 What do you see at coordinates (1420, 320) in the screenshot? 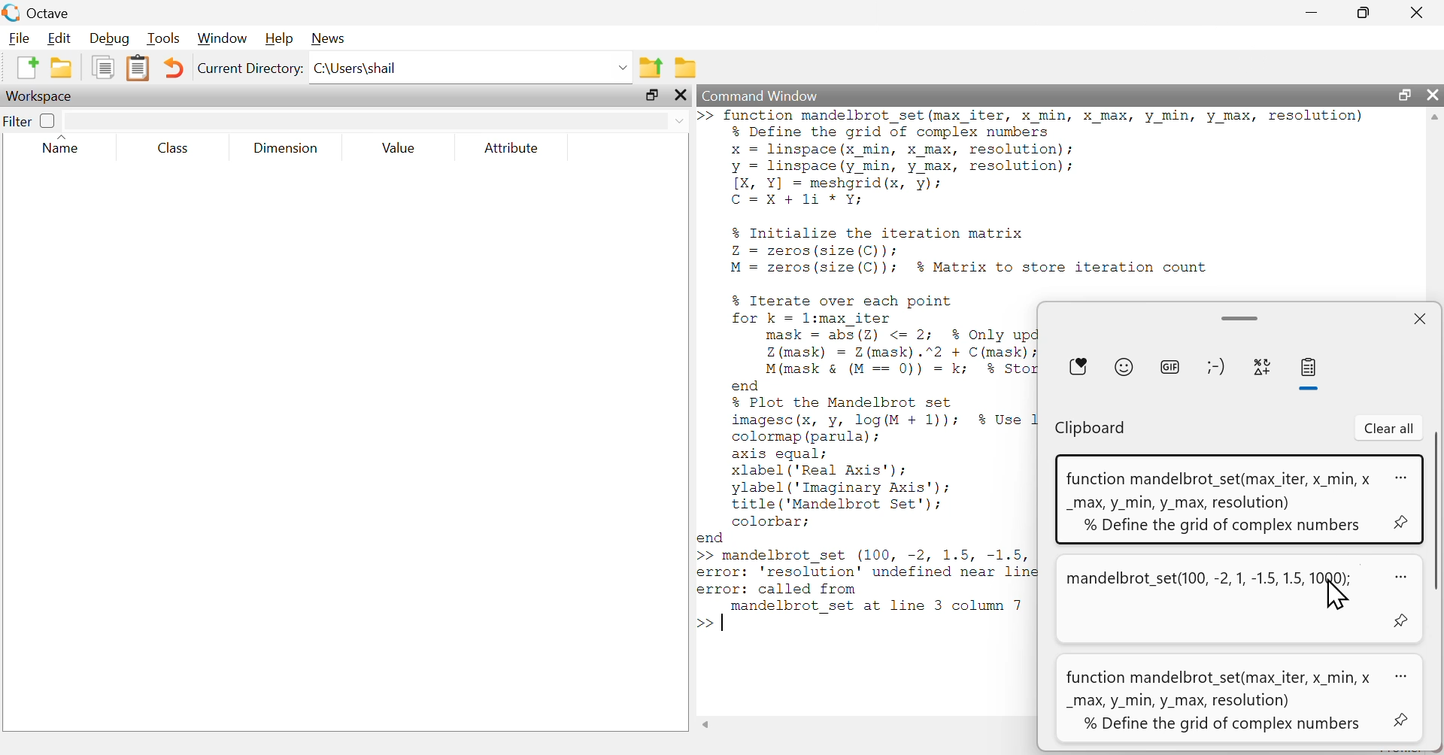
I see `close` at bounding box center [1420, 320].